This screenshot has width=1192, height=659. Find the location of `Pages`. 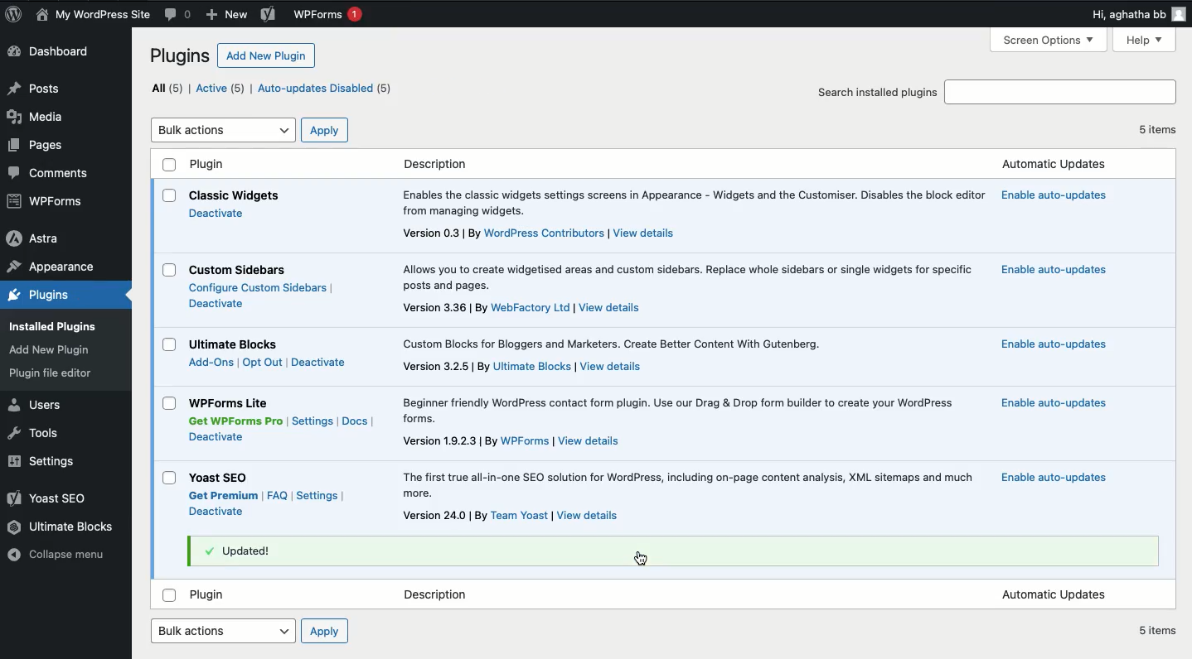

Pages is located at coordinates (39, 146).